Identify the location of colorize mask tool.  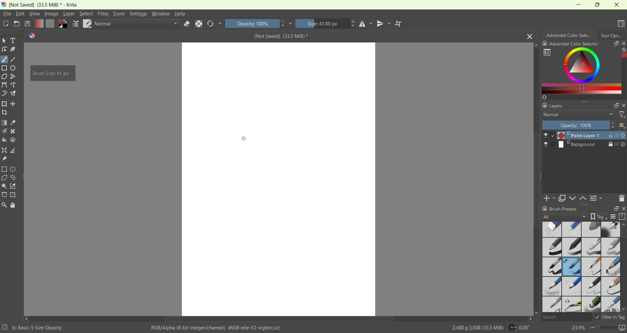
(5, 131).